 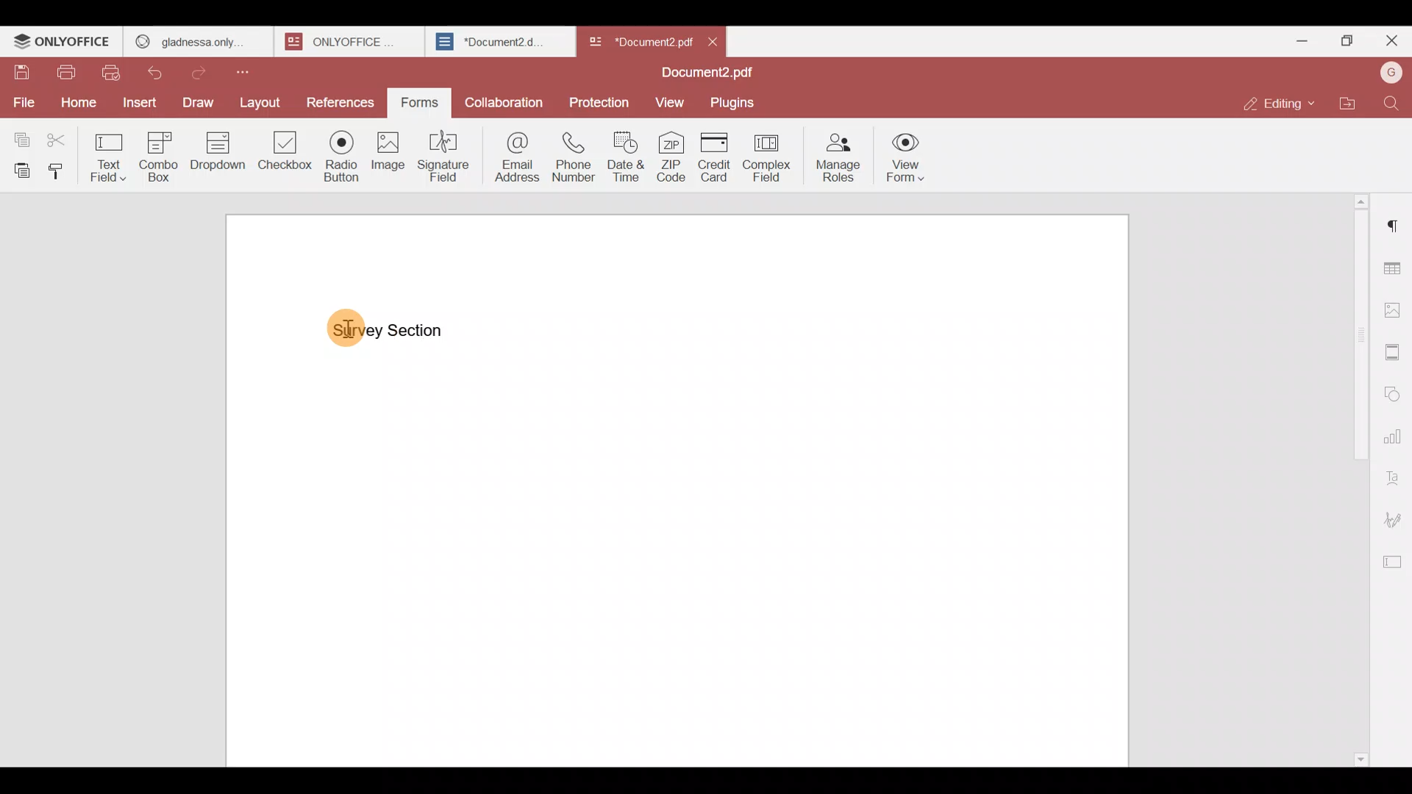 I want to click on Undo, so click(x=158, y=74).